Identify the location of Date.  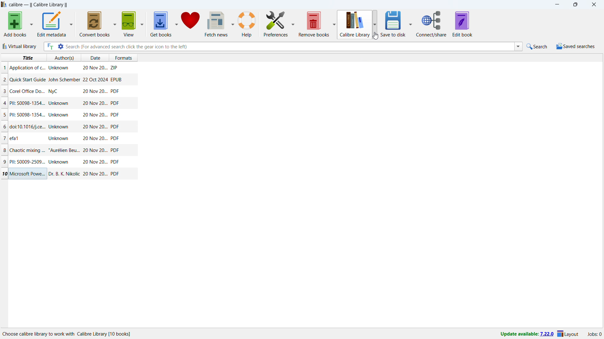
(94, 92).